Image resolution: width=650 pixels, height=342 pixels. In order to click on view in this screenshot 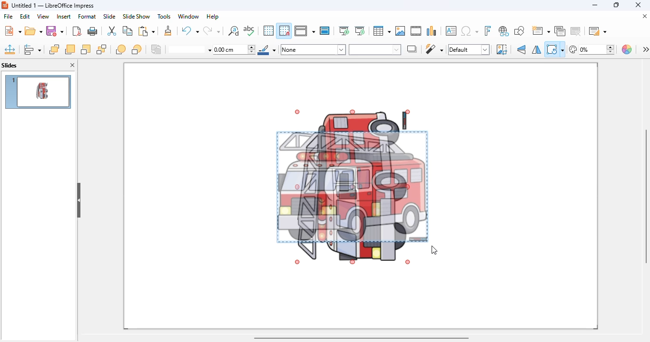, I will do `click(43, 17)`.